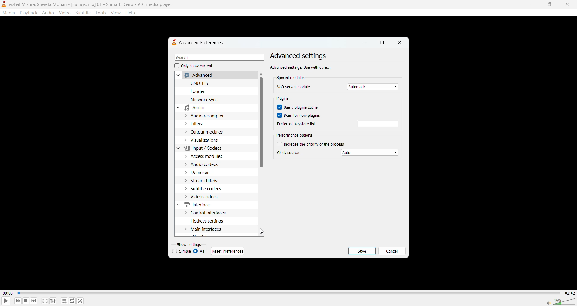  Describe the element at coordinates (217, 58) in the screenshot. I see `search` at that location.